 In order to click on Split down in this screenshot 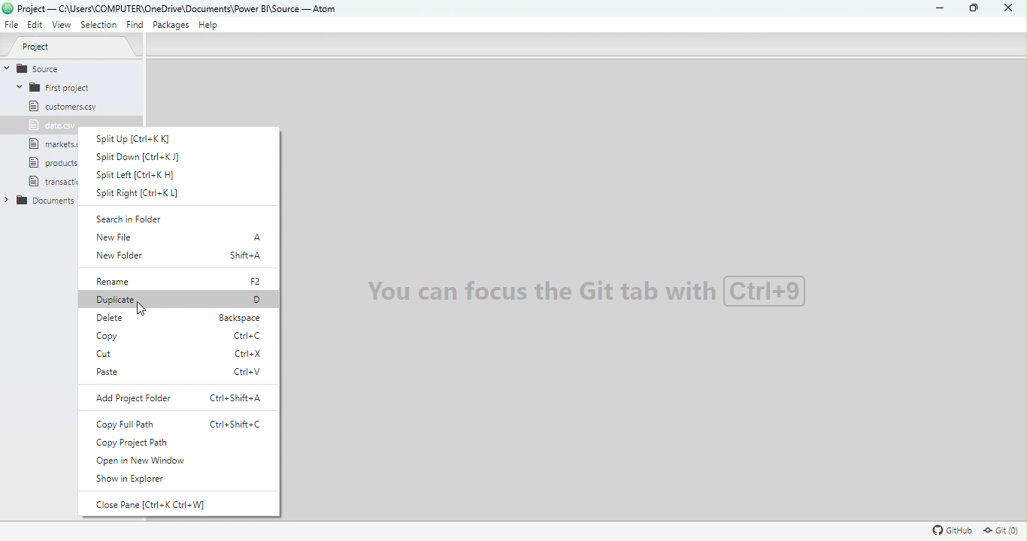, I will do `click(144, 156)`.